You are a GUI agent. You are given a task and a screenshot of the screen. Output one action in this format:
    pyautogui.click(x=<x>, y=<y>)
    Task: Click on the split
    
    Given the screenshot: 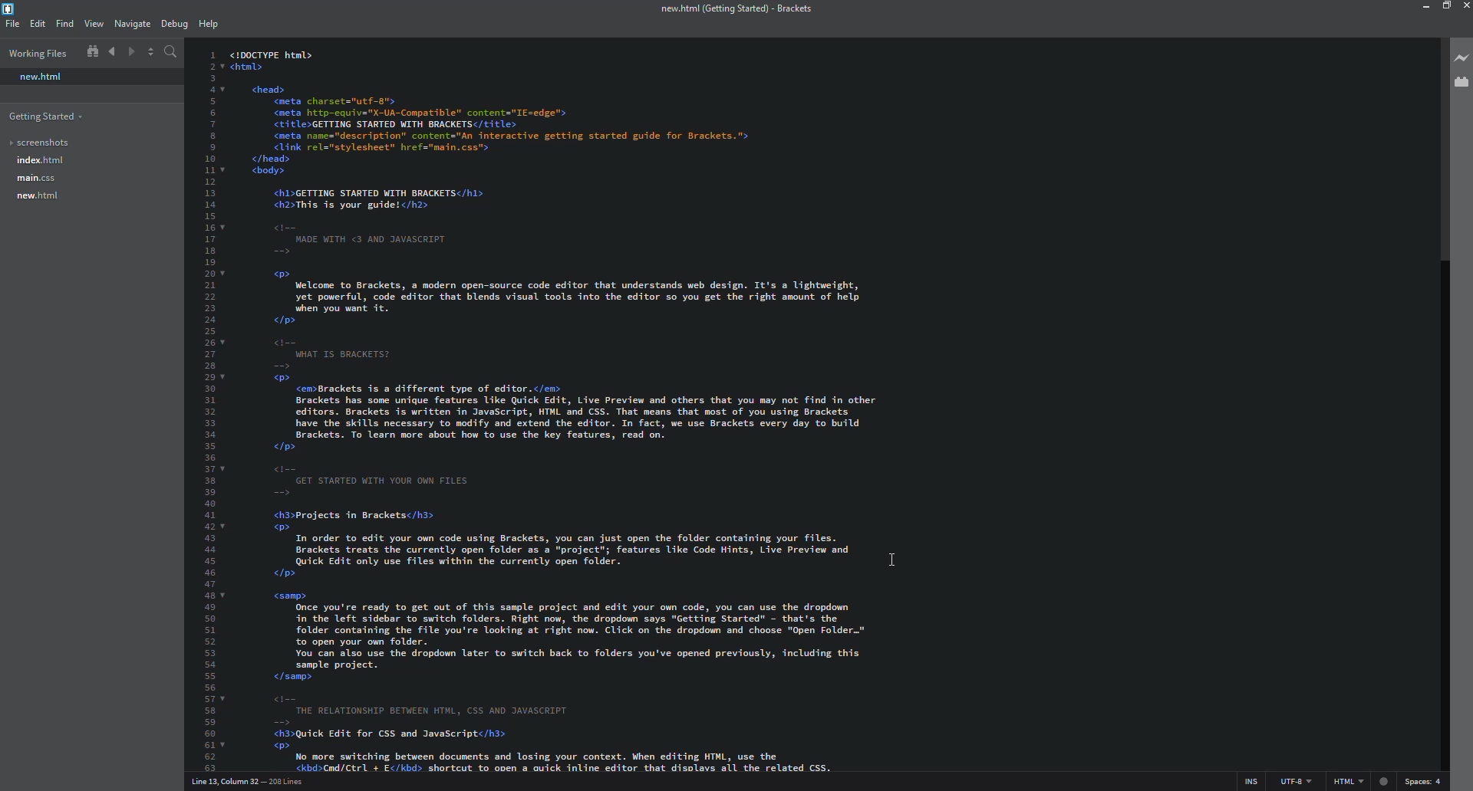 What is the action you would take?
    pyautogui.click(x=150, y=51)
    